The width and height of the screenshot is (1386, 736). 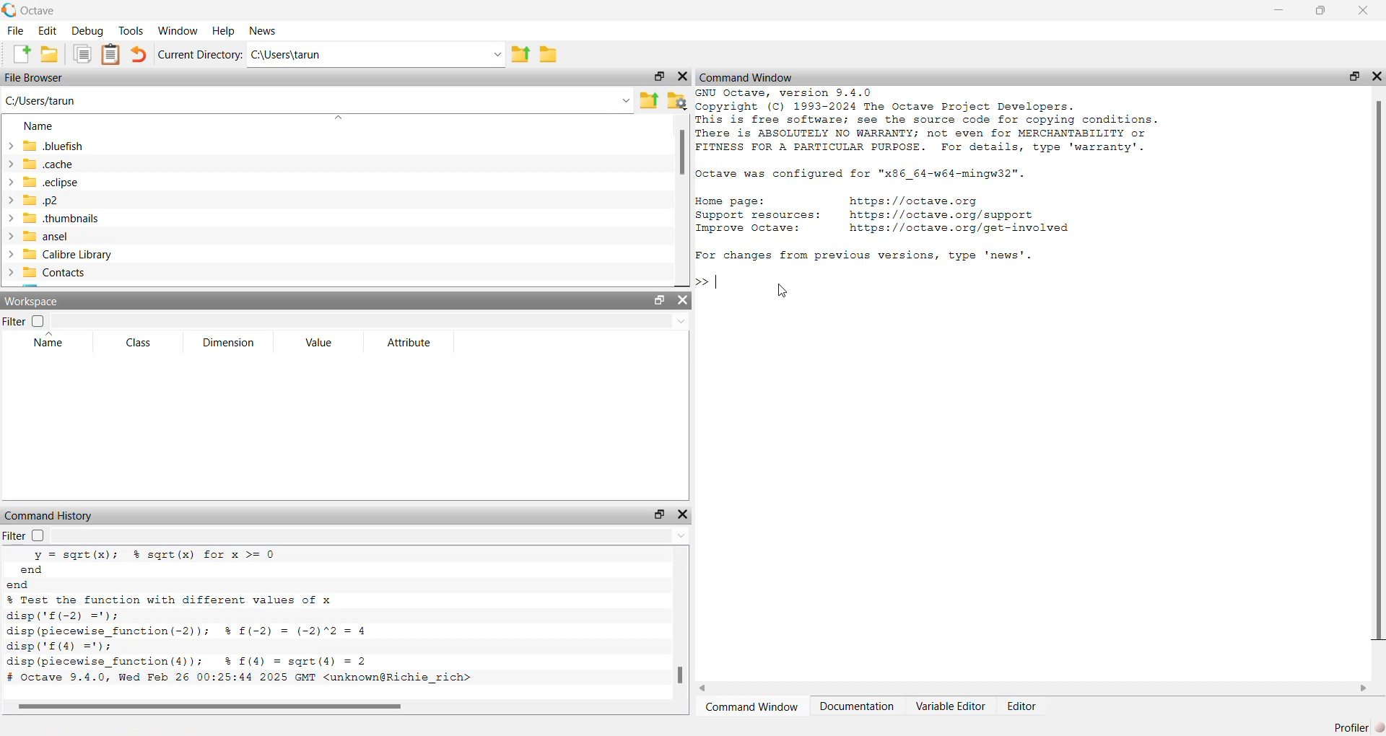 I want to click on Maximize/Restore, so click(x=658, y=300).